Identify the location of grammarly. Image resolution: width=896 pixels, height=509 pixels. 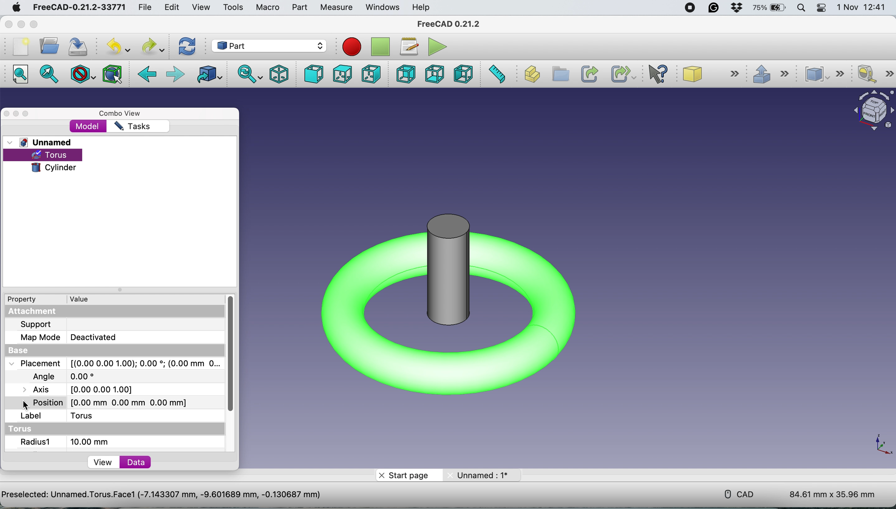
(715, 9).